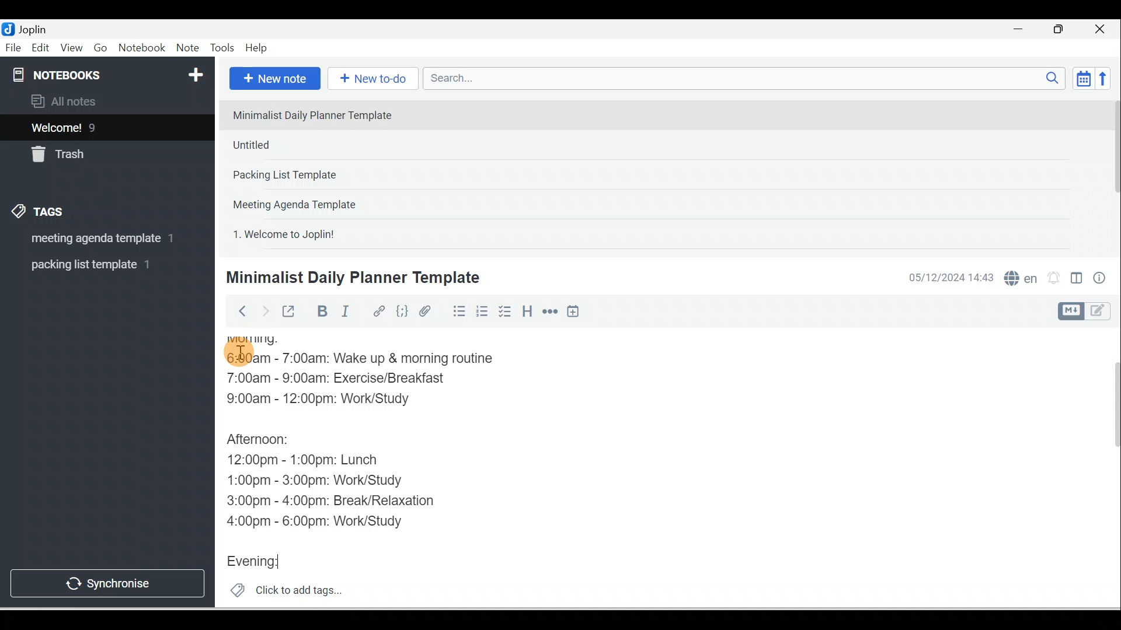 The image size is (1121, 630). What do you see at coordinates (321, 311) in the screenshot?
I see `Bold` at bounding box center [321, 311].